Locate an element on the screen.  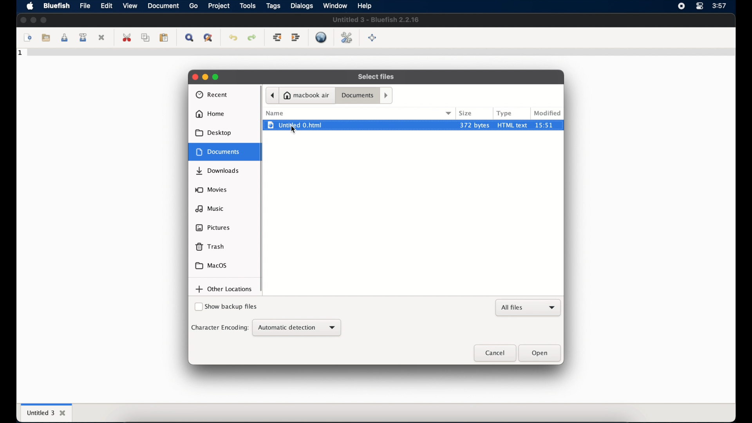
Untitled 0.html is located at coordinates (357, 125).